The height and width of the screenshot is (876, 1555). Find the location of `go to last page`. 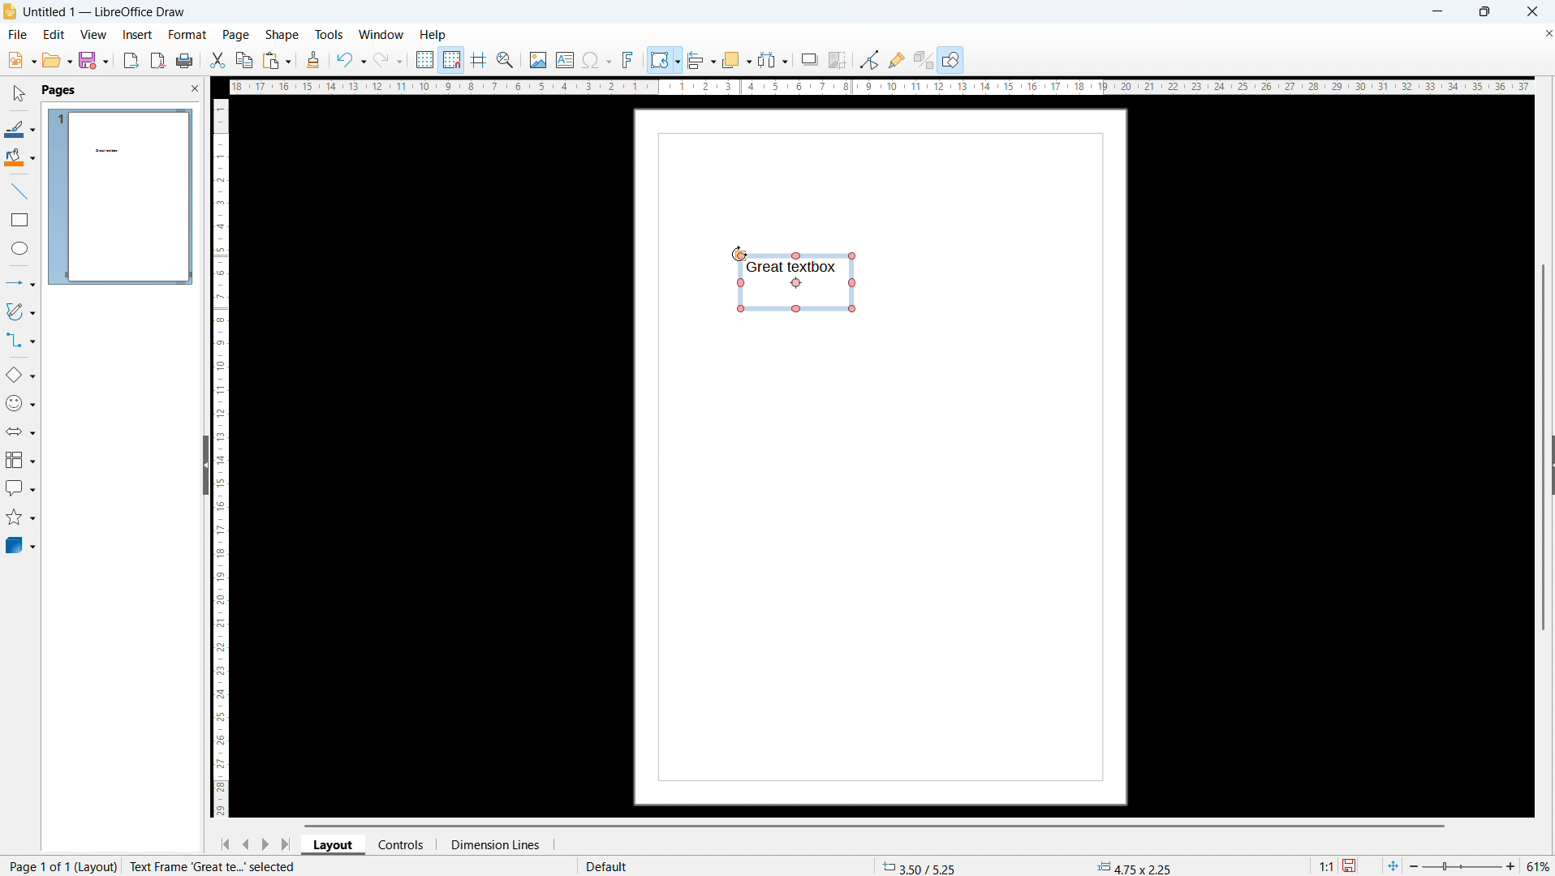

go to last page is located at coordinates (286, 844).